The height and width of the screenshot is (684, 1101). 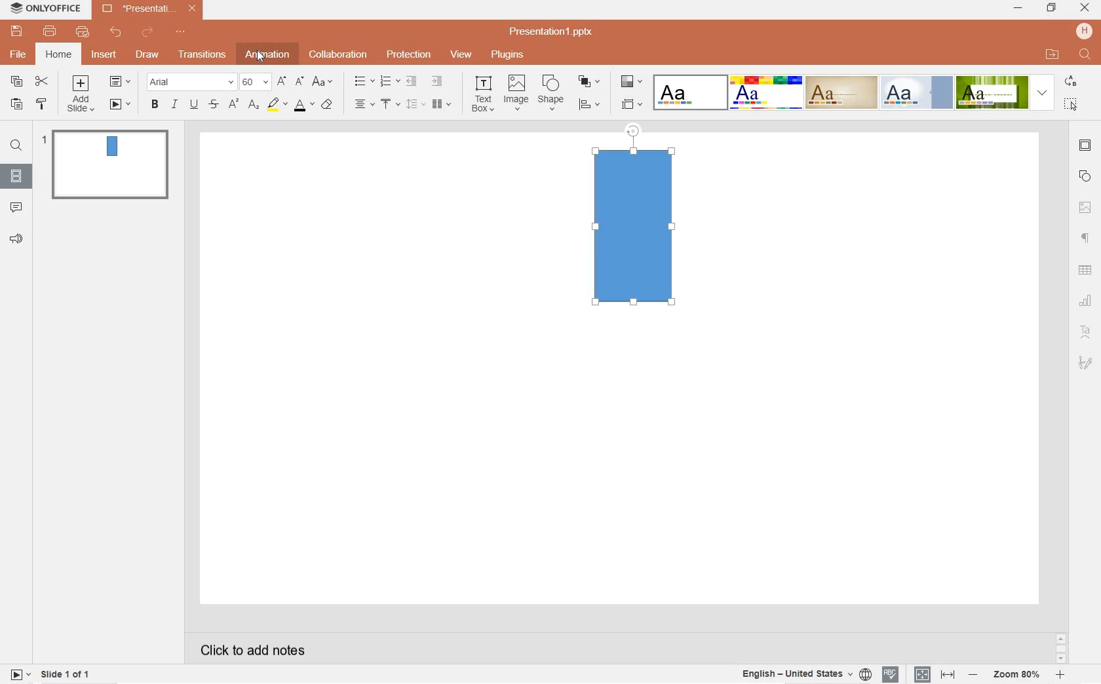 What do you see at coordinates (214, 105) in the screenshot?
I see `strikethrough` at bounding box center [214, 105].